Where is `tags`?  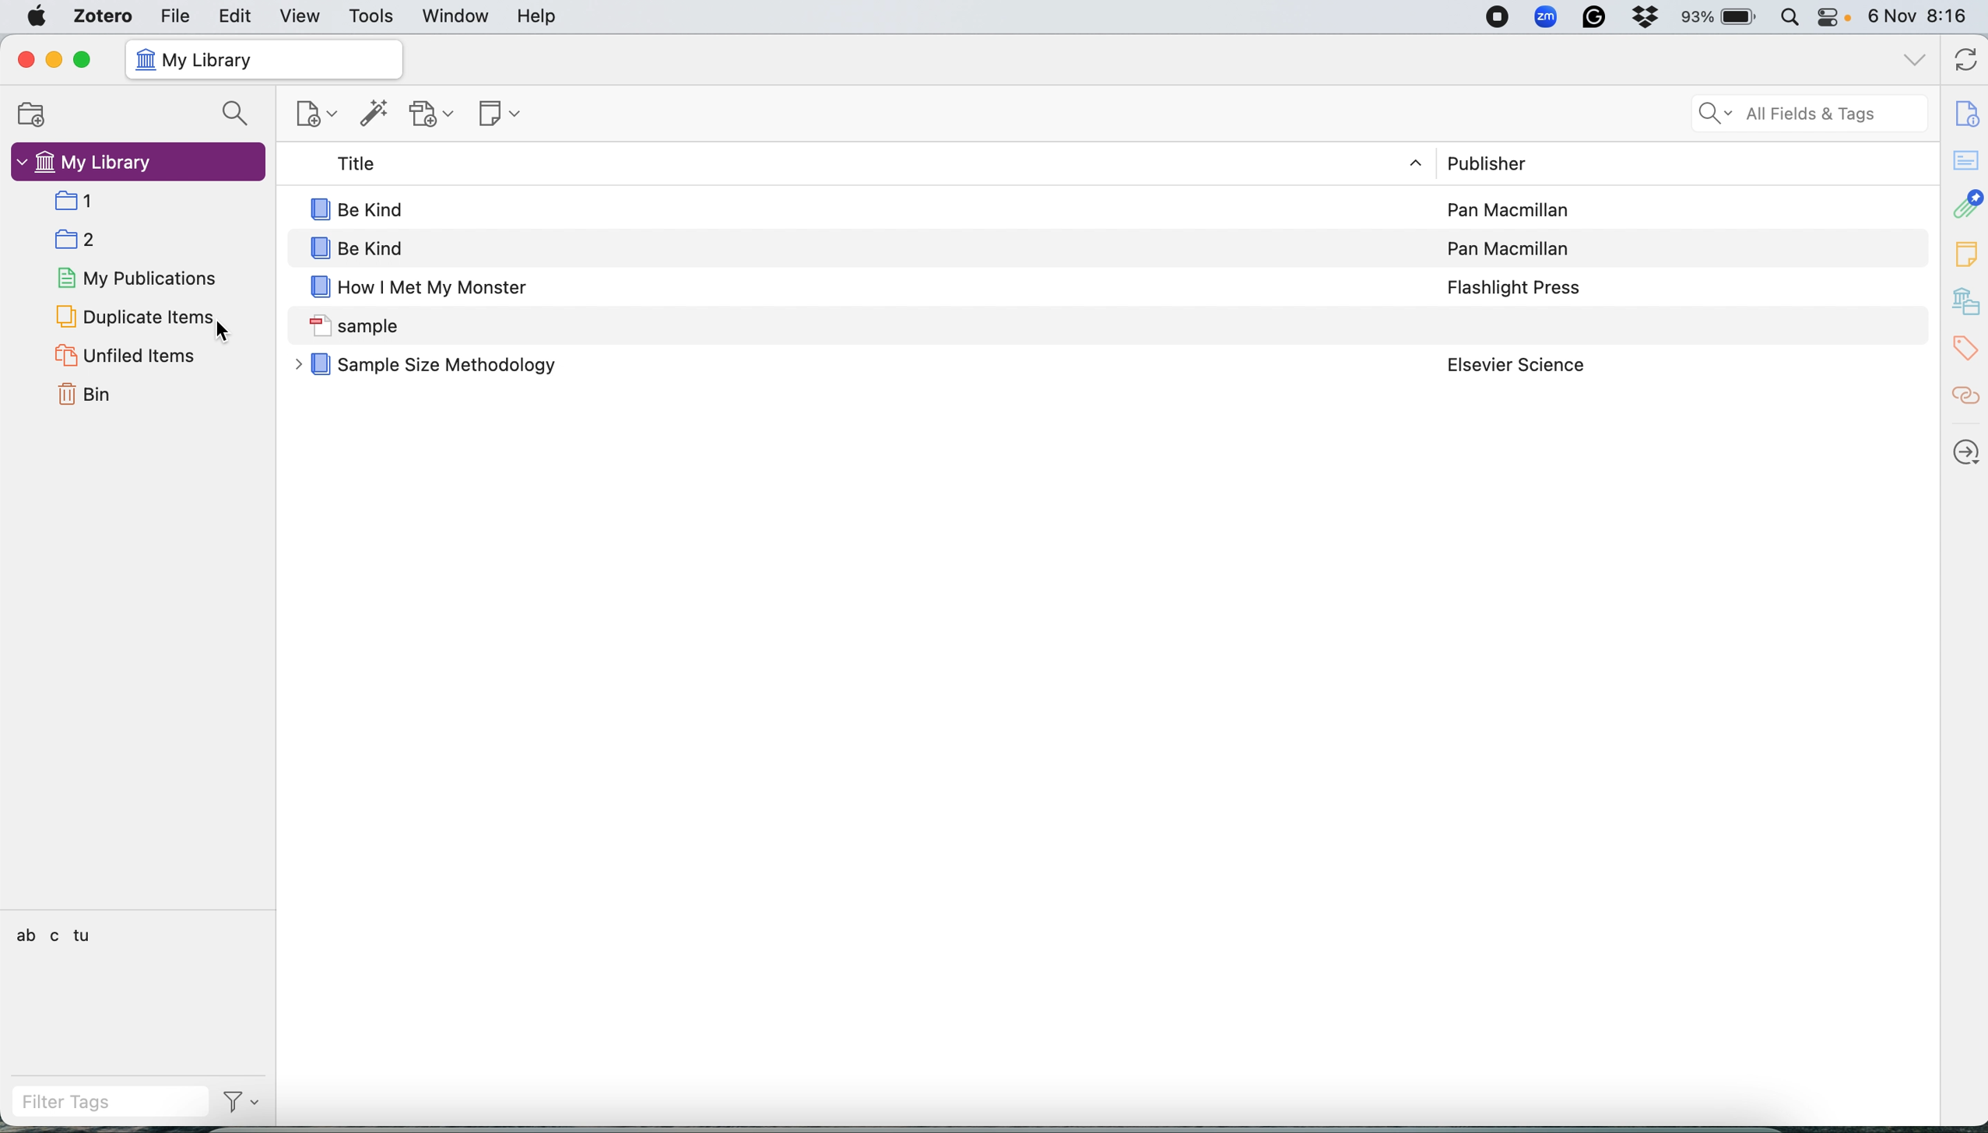 tags is located at coordinates (1965, 351).